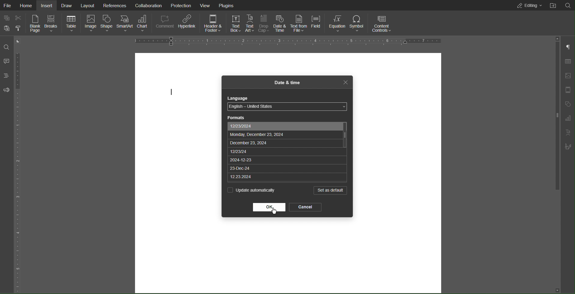  Describe the element at coordinates (250, 22) in the screenshot. I see `Text Art` at that location.